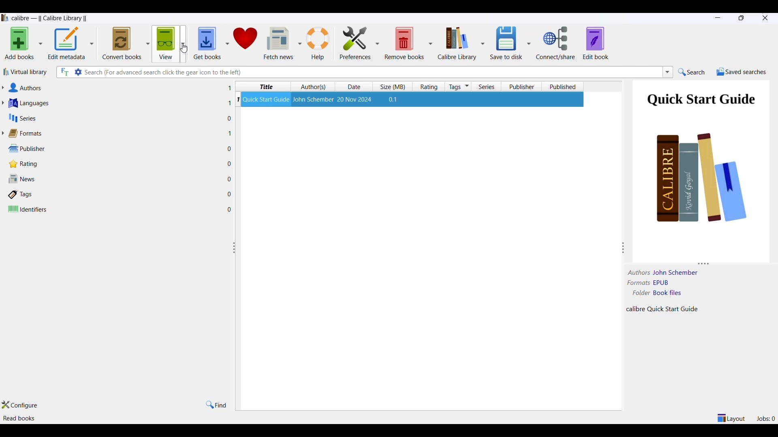  I want to click on search, so click(695, 72).